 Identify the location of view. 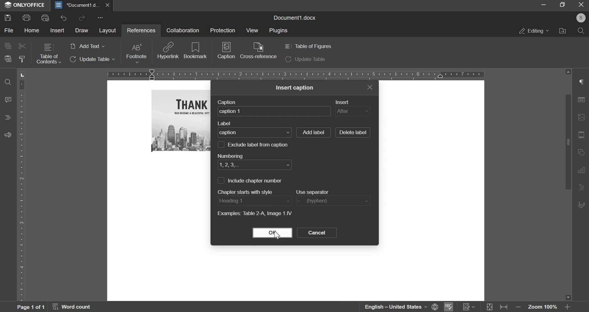
(251, 30).